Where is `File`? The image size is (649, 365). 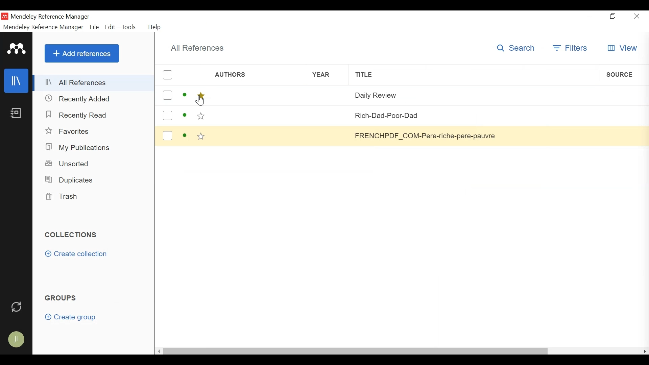 File is located at coordinates (95, 27).